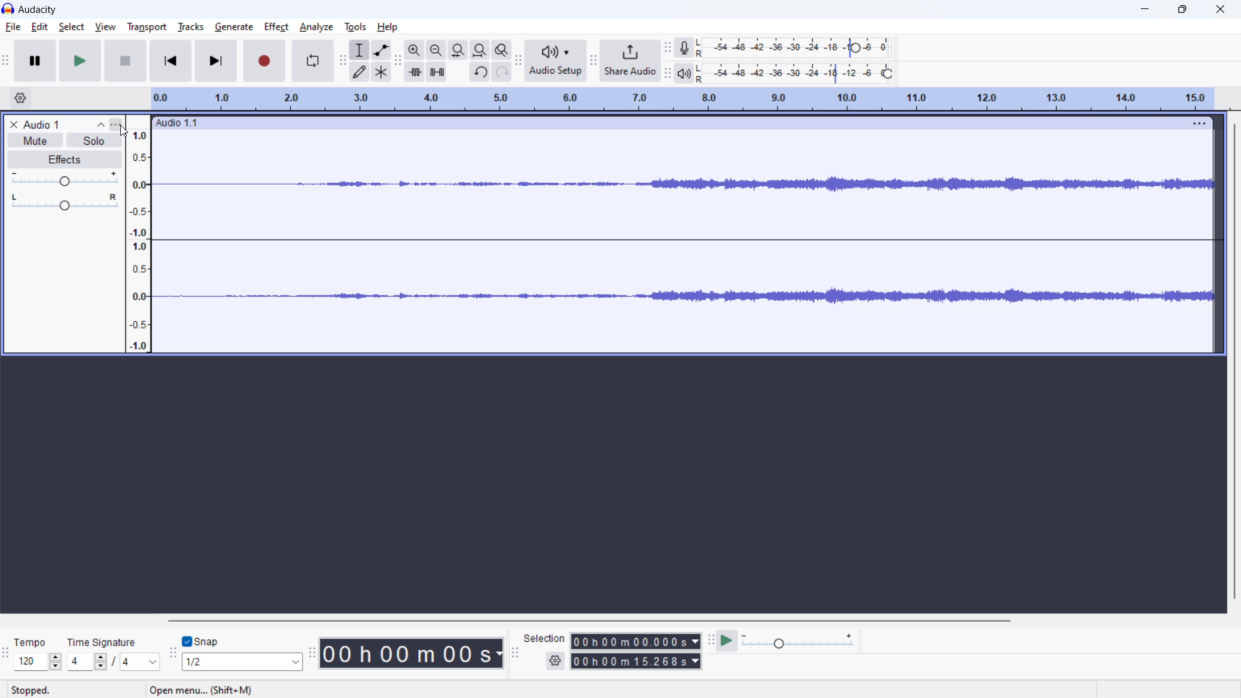 This screenshot has height=698, width=1241. Describe the element at coordinates (312, 61) in the screenshot. I see `enable looping` at that location.